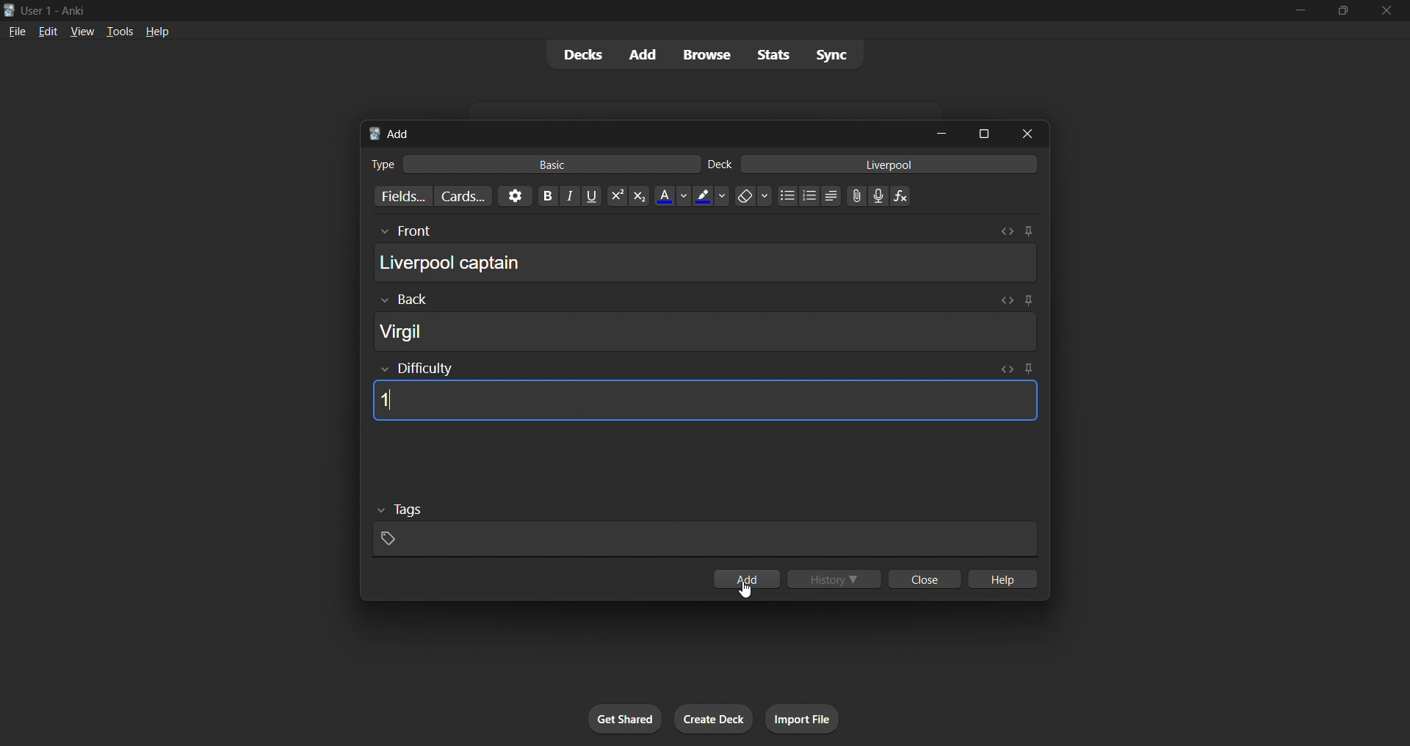  What do you see at coordinates (671, 196) in the screenshot?
I see `Text color options` at bounding box center [671, 196].